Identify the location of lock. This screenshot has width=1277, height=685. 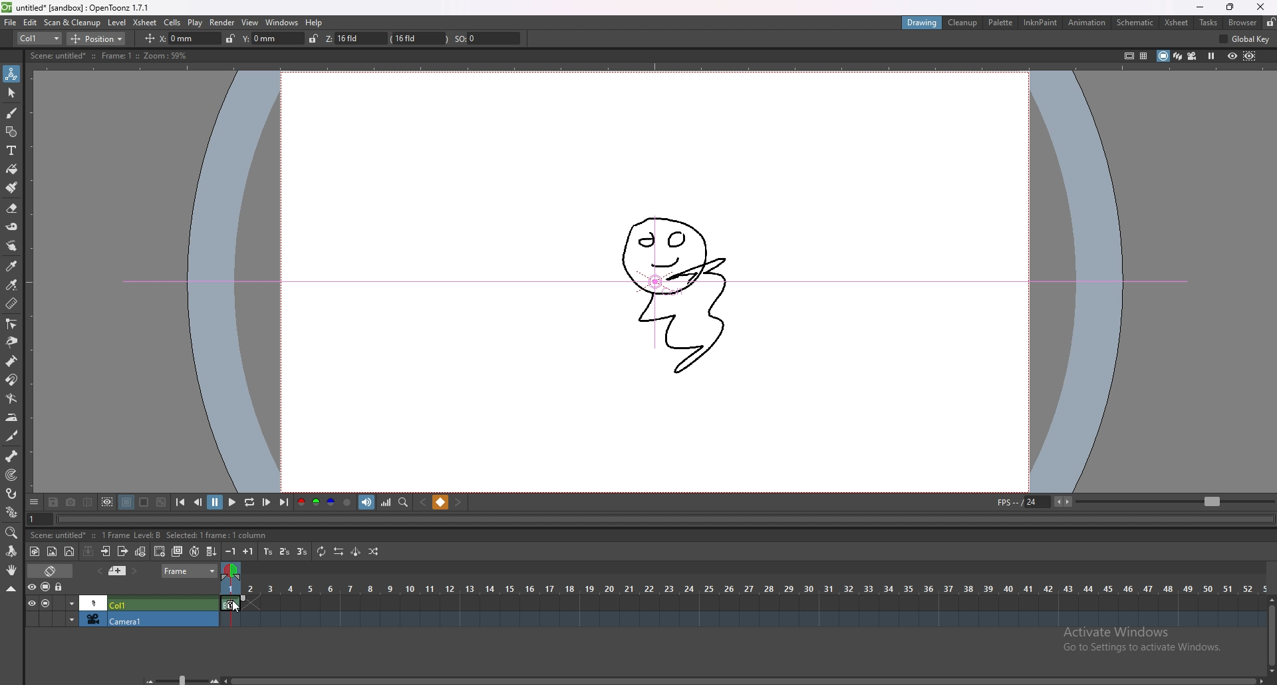
(1270, 22).